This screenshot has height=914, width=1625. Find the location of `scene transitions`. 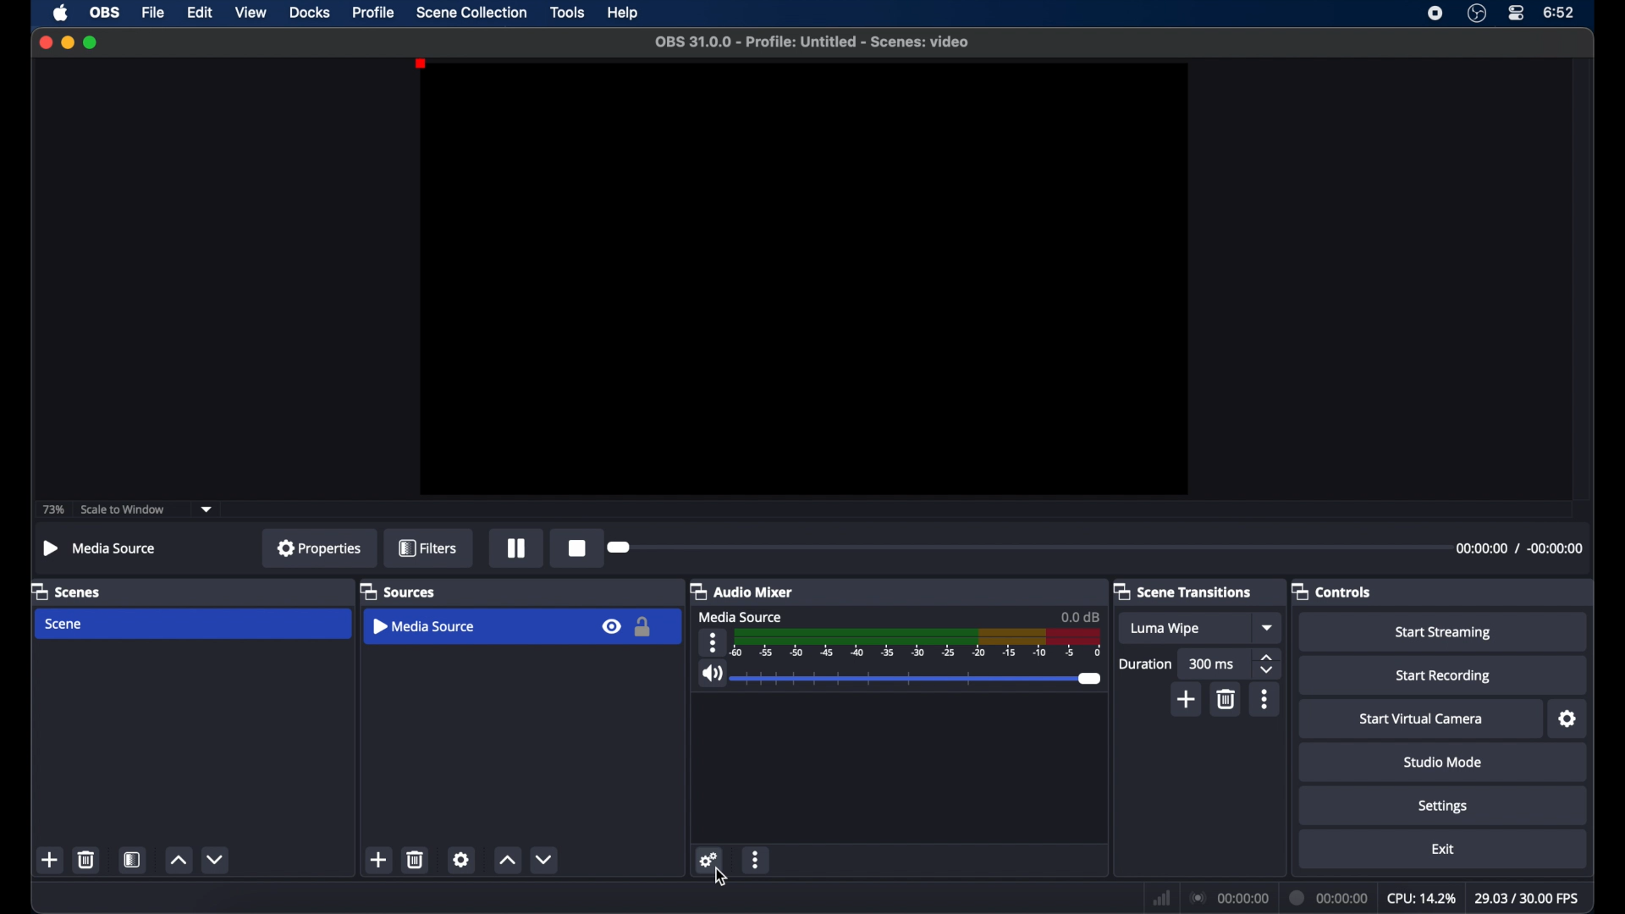

scene transitions is located at coordinates (1182, 591).